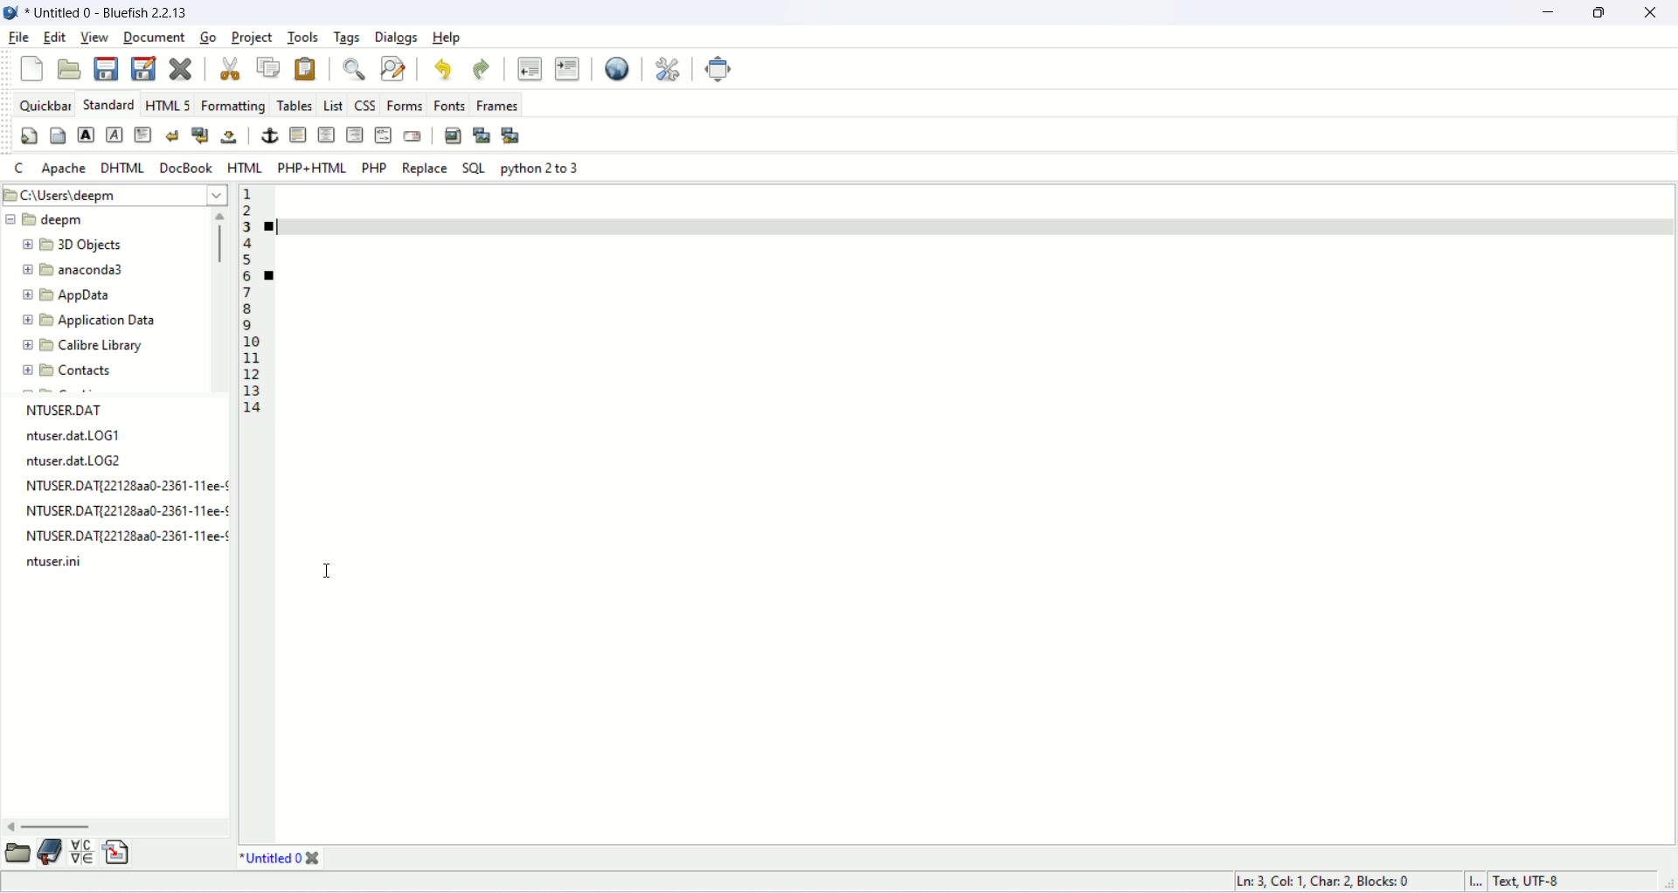 The height and width of the screenshot is (893, 1678). Describe the element at coordinates (530, 71) in the screenshot. I see `unindent` at that location.